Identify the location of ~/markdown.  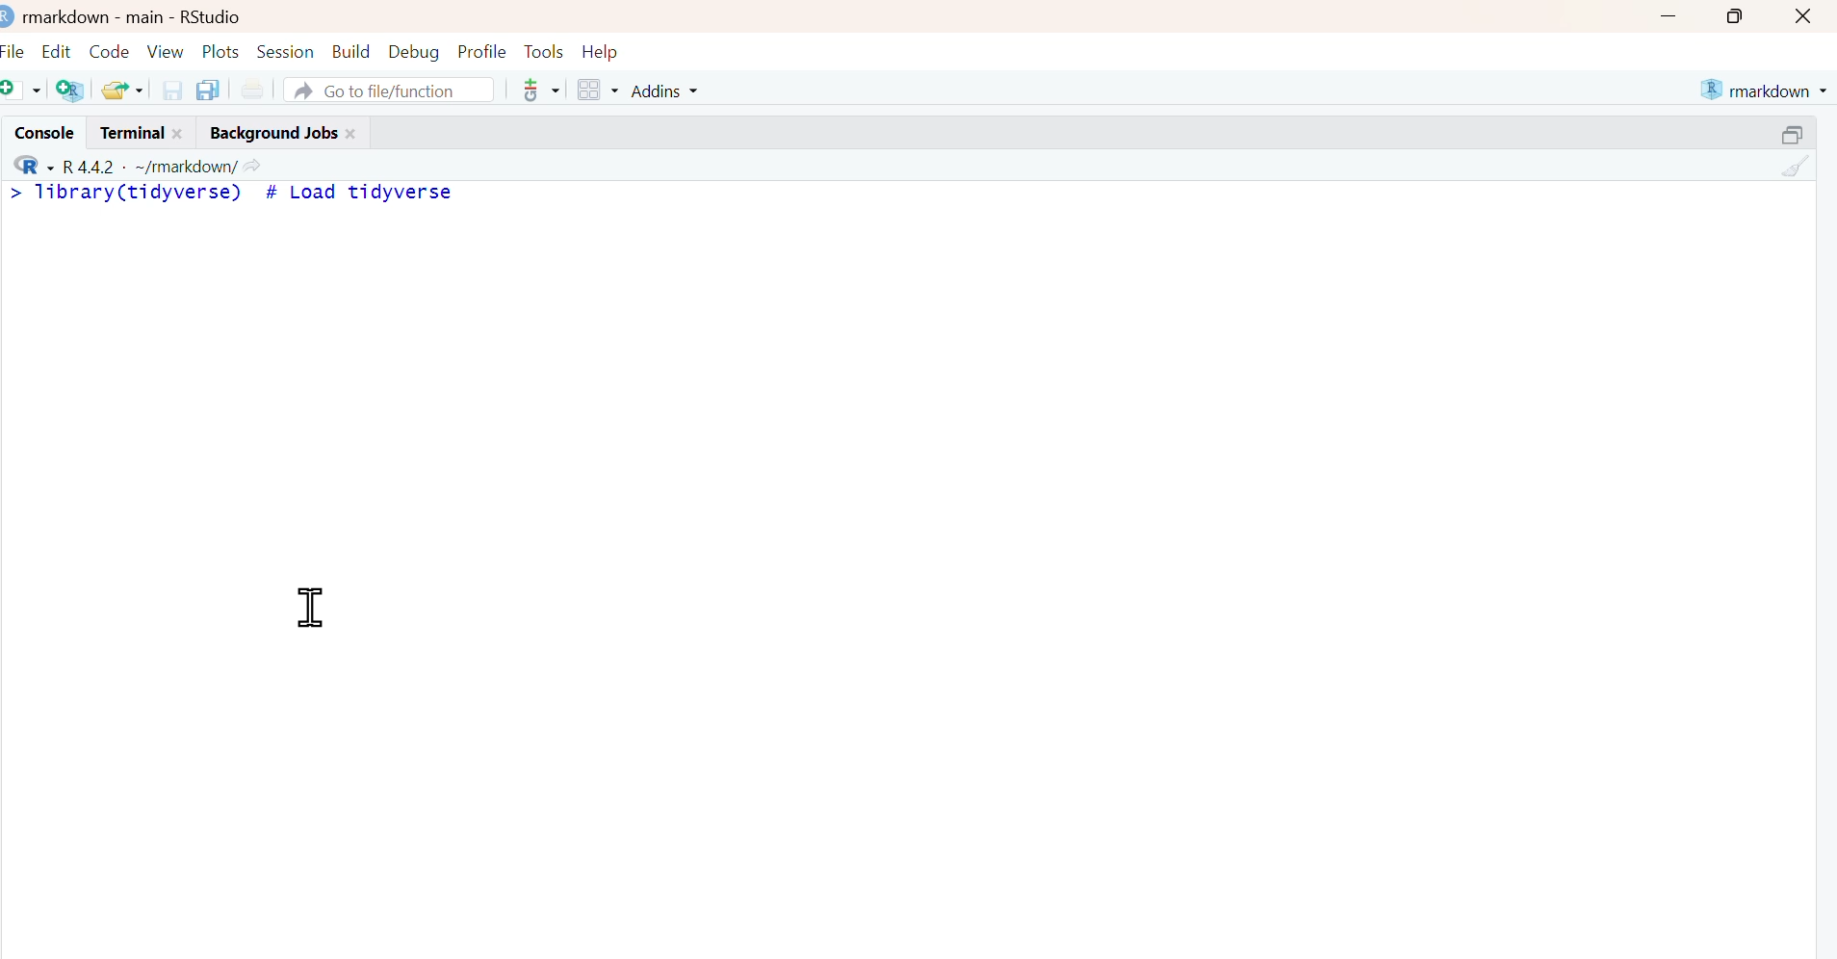
(183, 165).